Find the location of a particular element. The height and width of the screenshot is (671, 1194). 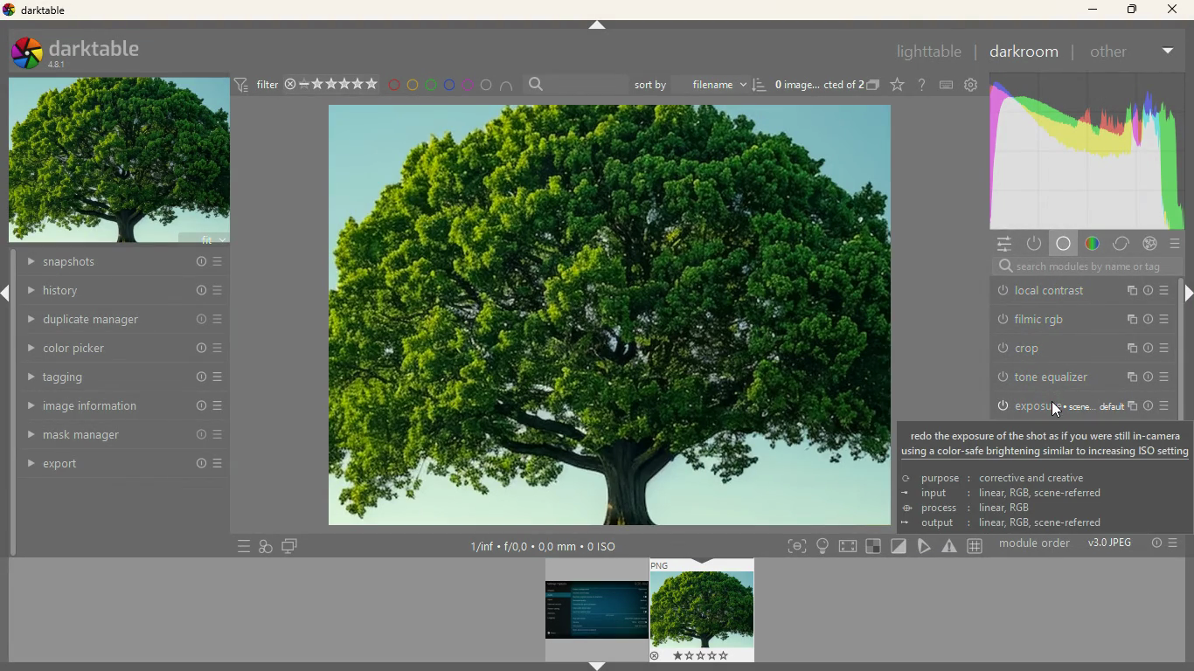

green circle is located at coordinates (429, 85).